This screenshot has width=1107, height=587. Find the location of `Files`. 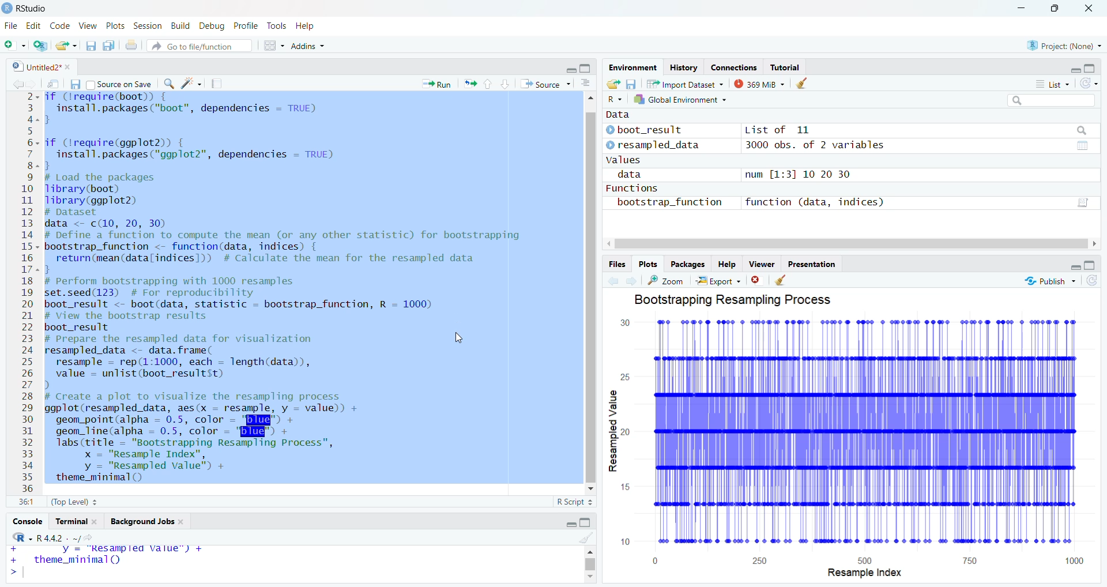

Files is located at coordinates (615, 263).